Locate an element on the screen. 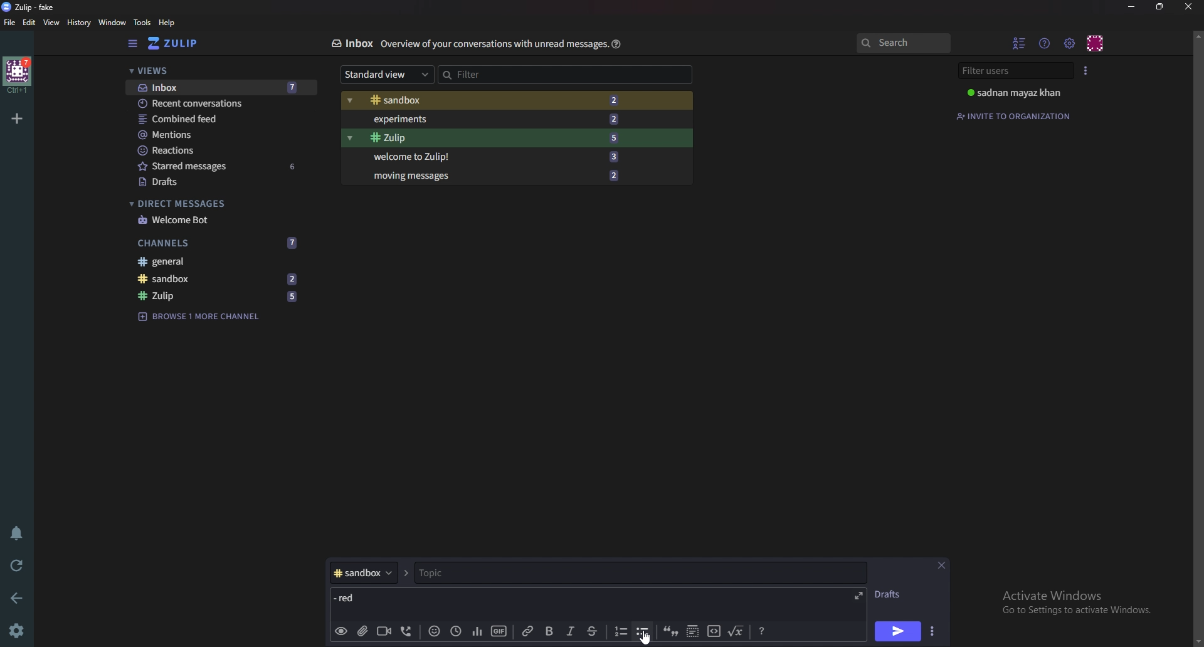  Help is located at coordinates (617, 43).